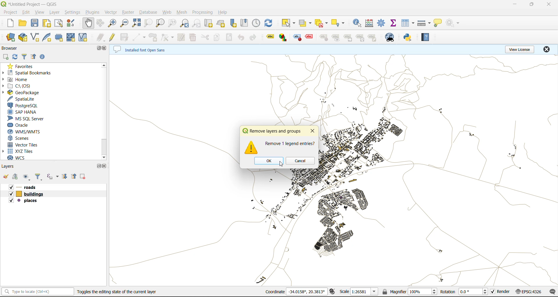 This screenshot has width=558, height=297. What do you see at coordinates (28, 187) in the screenshot?
I see `roads layer` at bounding box center [28, 187].